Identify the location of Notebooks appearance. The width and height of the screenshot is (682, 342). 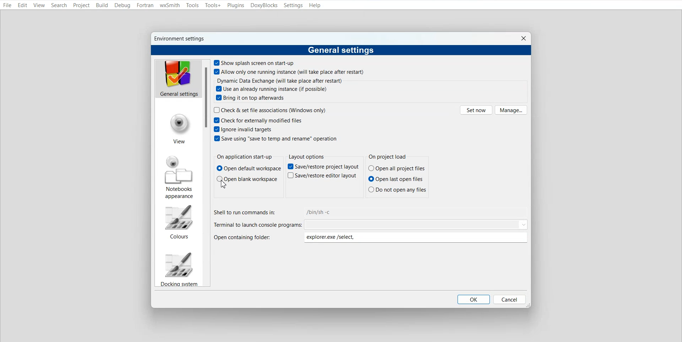
(179, 177).